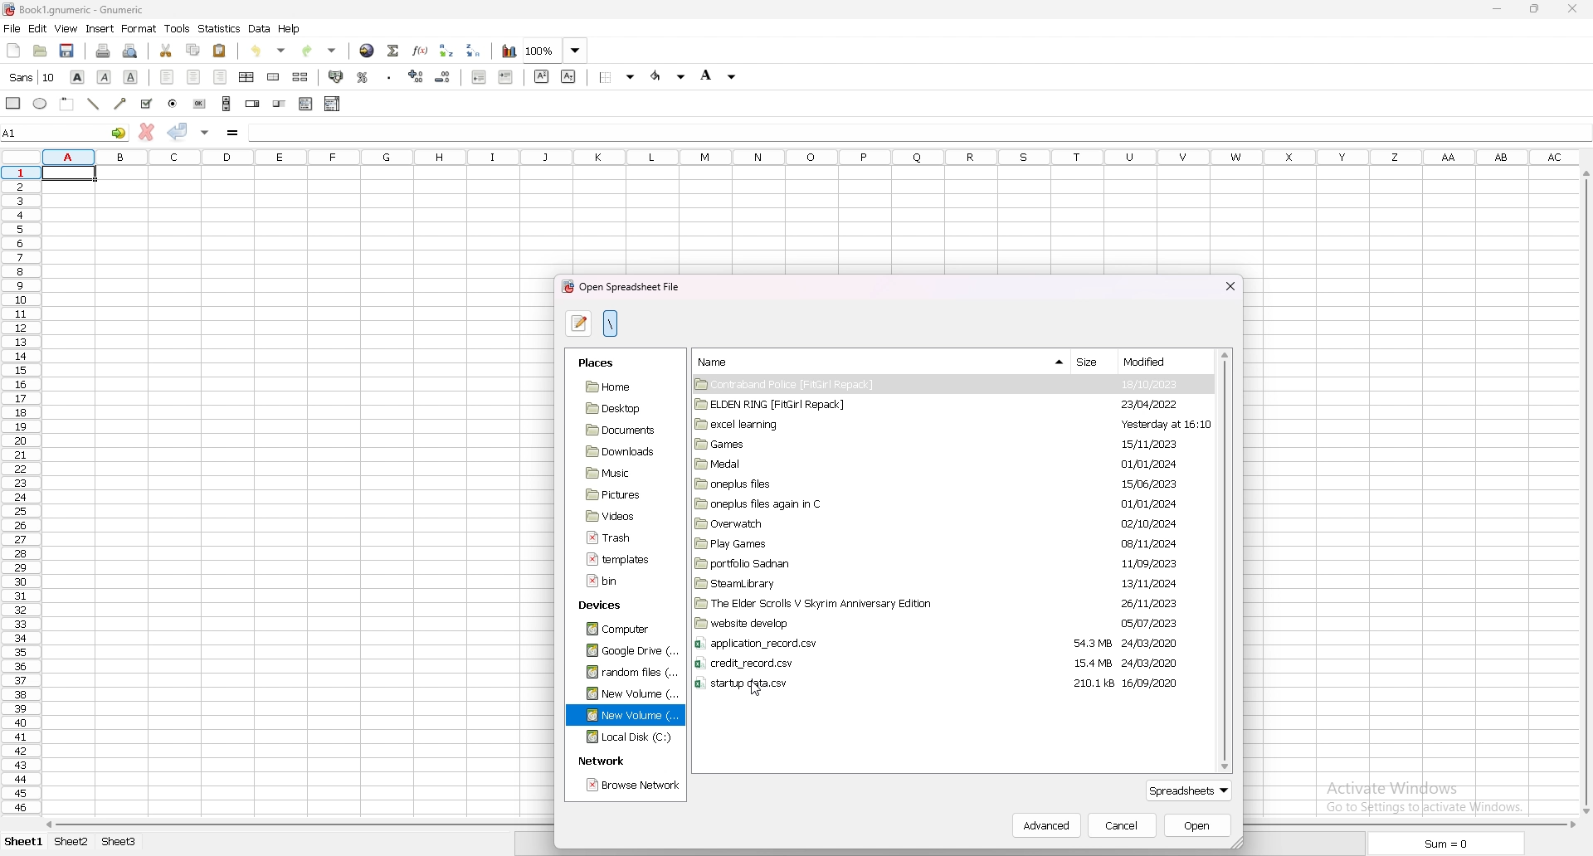 This screenshot has width=1593, height=856. What do you see at coordinates (140, 28) in the screenshot?
I see `format` at bounding box center [140, 28].